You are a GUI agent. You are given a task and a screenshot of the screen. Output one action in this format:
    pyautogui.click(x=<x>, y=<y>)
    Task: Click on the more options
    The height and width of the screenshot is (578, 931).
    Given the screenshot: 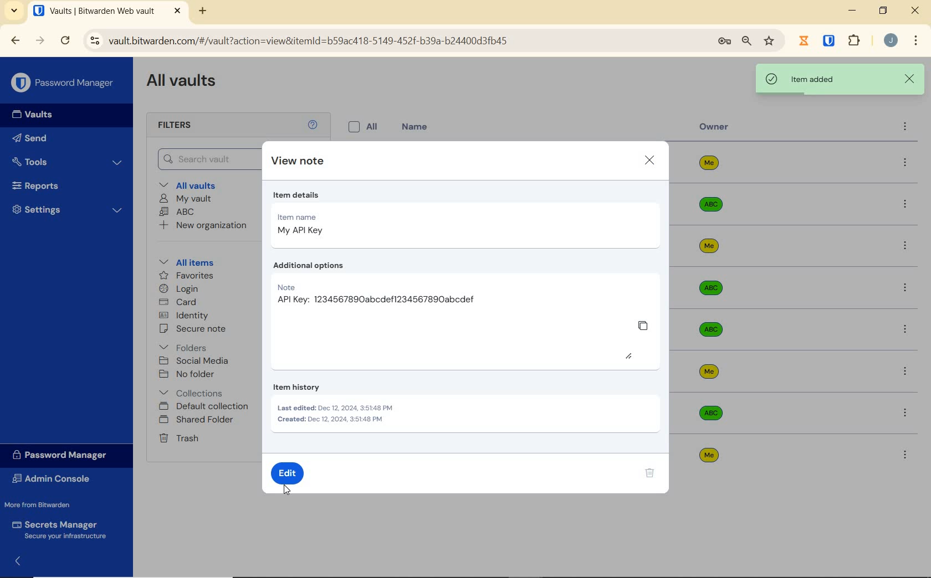 What is the action you would take?
    pyautogui.click(x=906, y=370)
    